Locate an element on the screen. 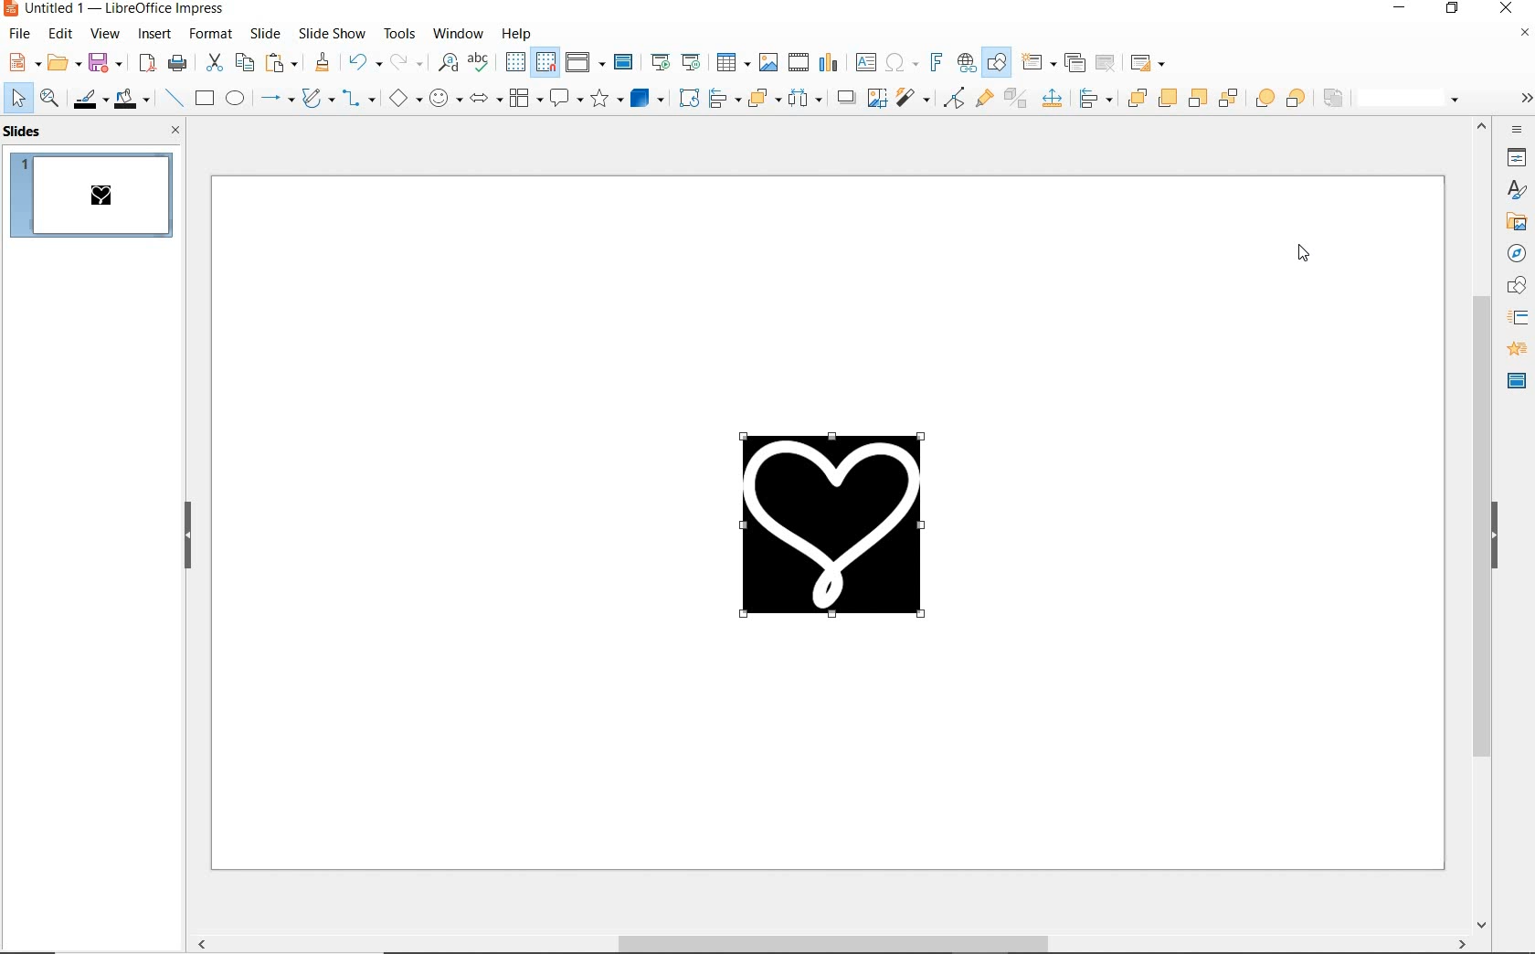 This screenshot has width=1535, height=954. new is located at coordinates (21, 62).